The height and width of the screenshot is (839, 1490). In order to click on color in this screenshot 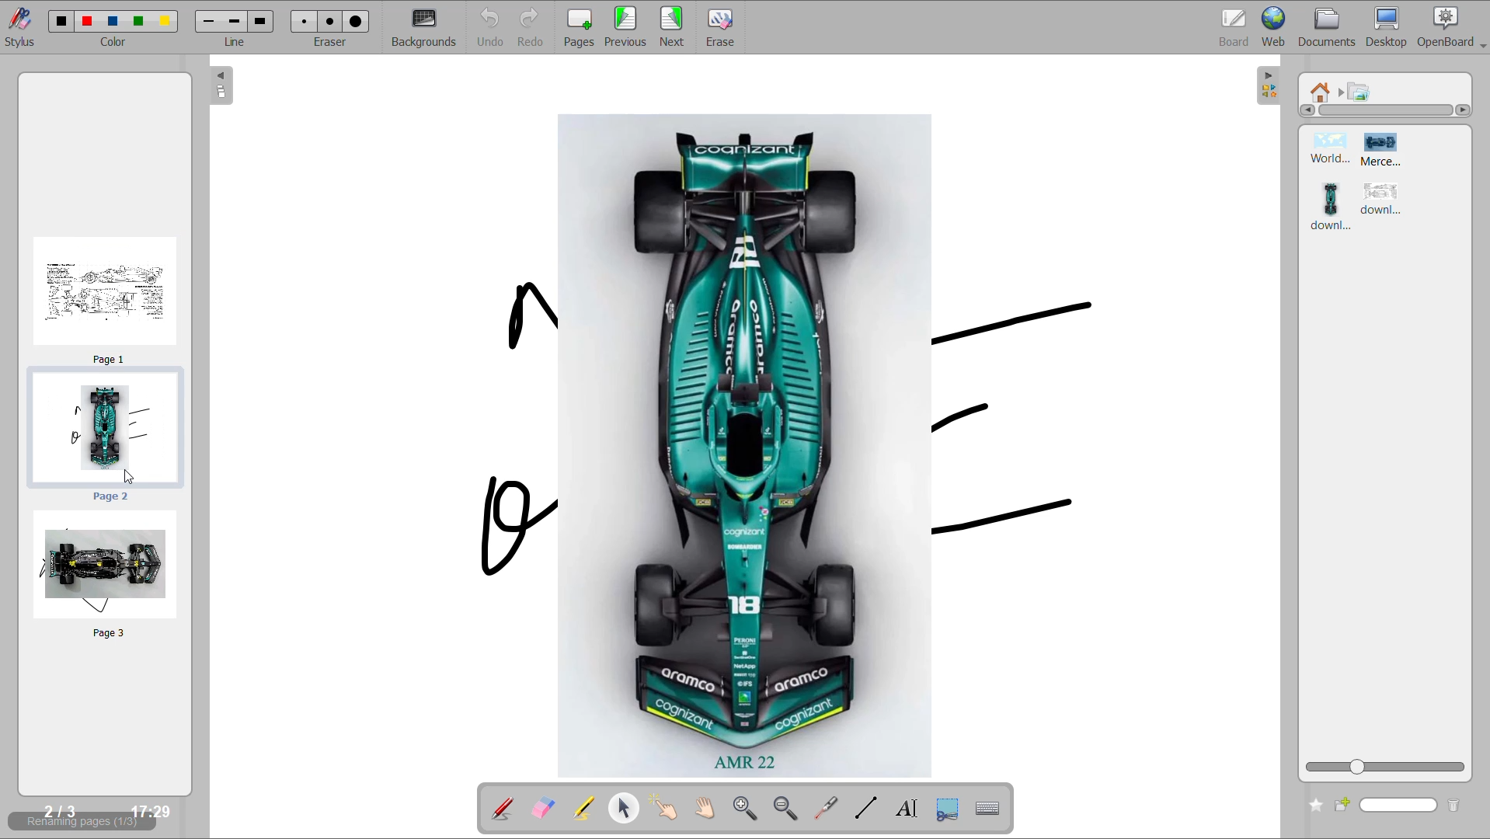, I will do `click(112, 45)`.